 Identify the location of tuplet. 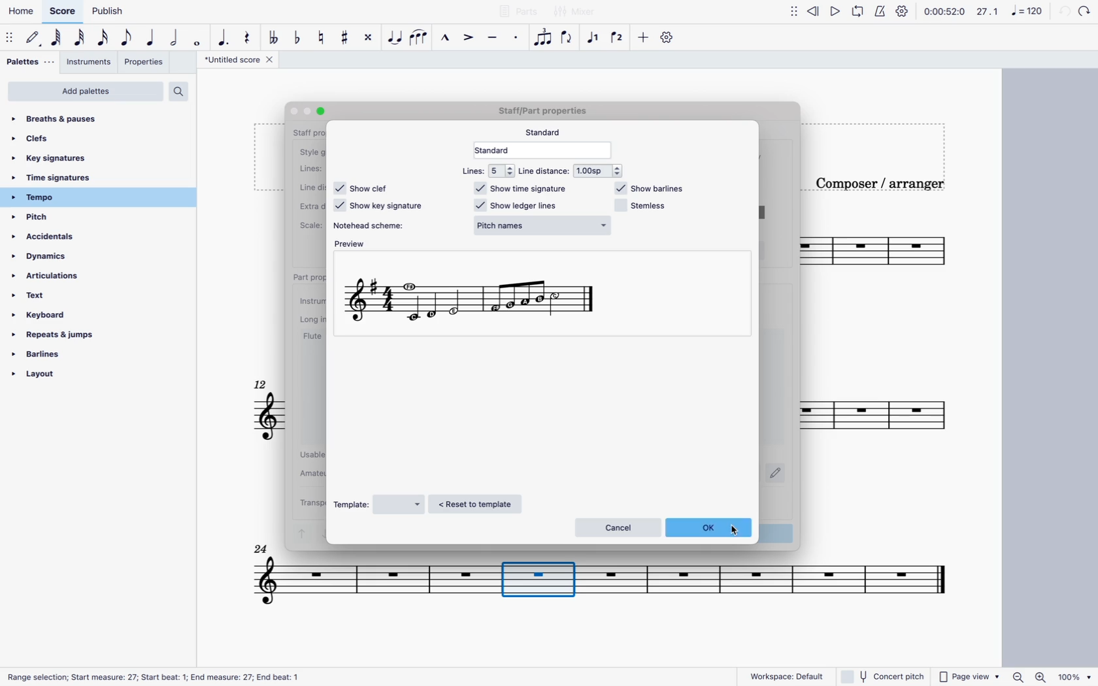
(543, 37).